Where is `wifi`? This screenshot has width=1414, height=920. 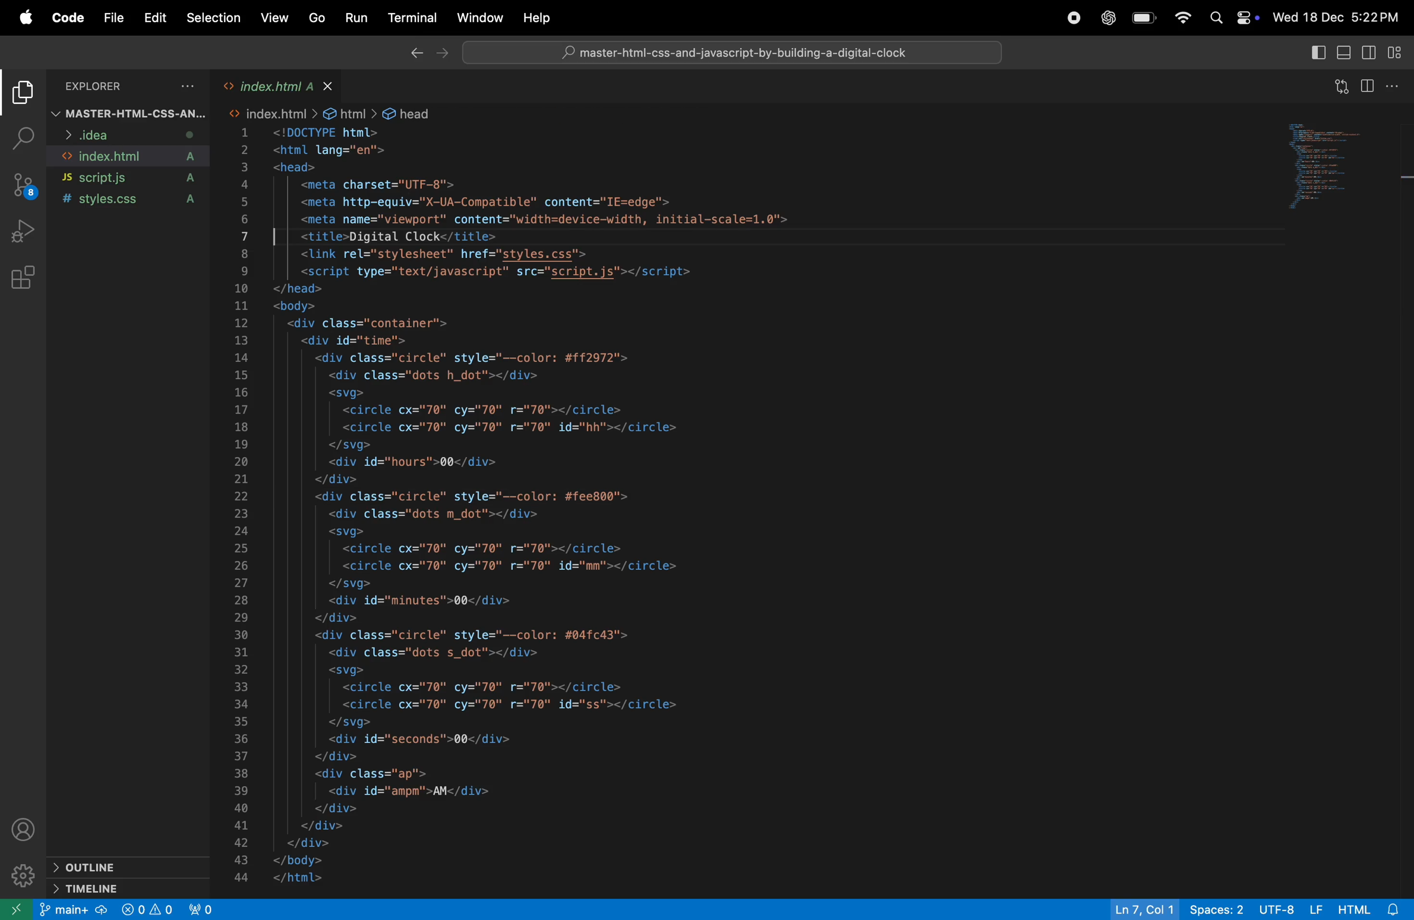
wifi is located at coordinates (1180, 20).